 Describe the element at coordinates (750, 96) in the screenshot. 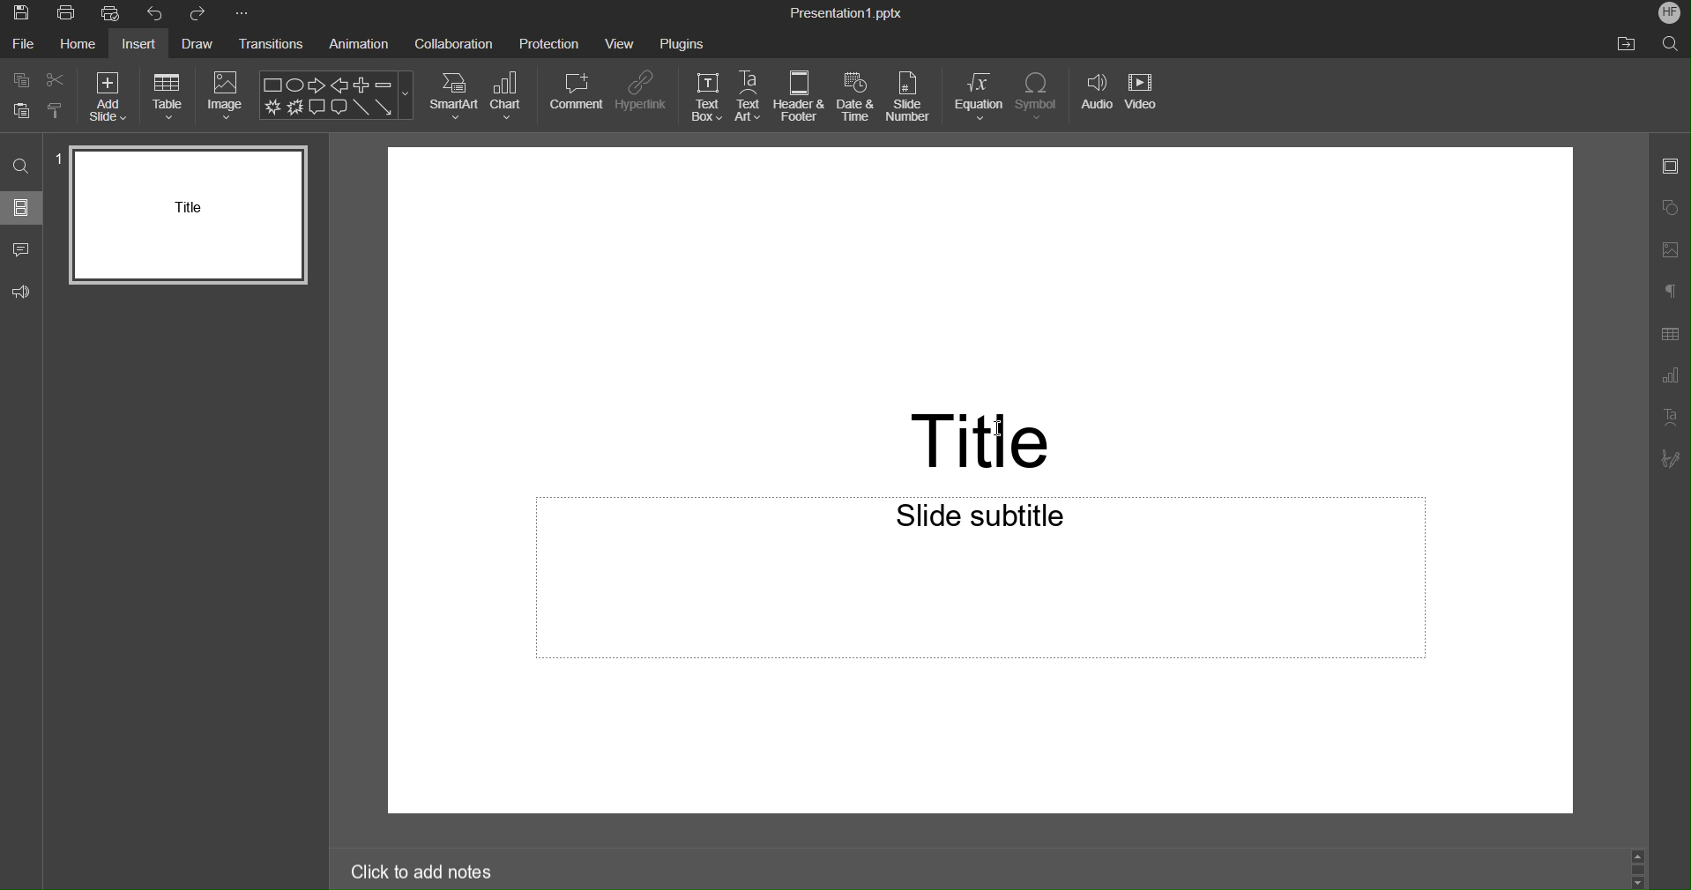

I see `TextArt` at that location.